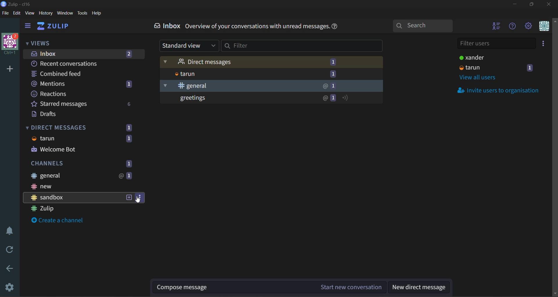 The width and height of the screenshot is (558, 297). Describe the element at coordinates (8, 230) in the screenshot. I see `enable do not disturb` at that location.